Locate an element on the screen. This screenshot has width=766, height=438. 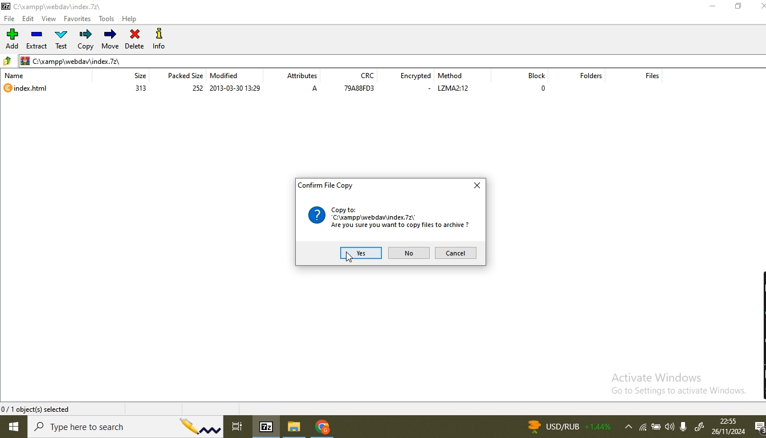
attributes is located at coordinates (305, 74).